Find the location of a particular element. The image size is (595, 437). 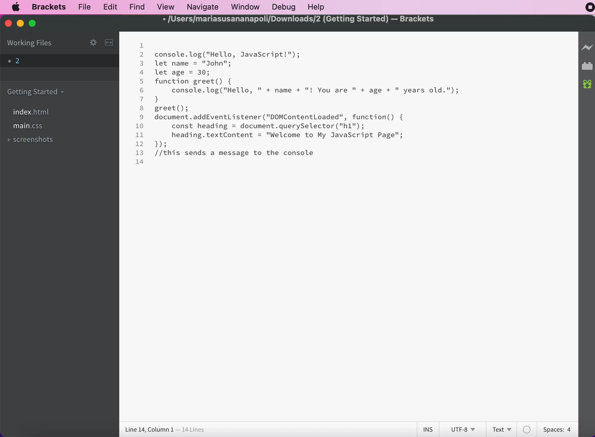

color is located at coordinates (528, 429).